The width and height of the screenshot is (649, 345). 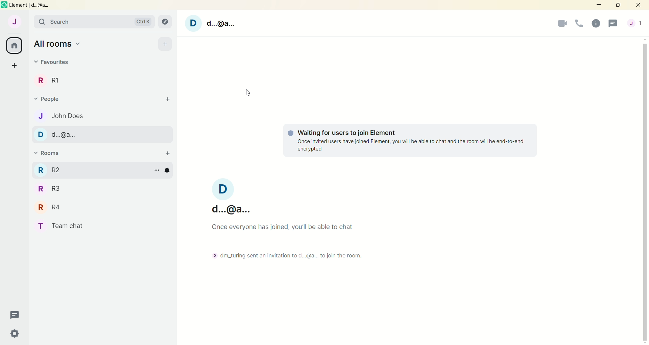 I want to click on R R3, so click(x=51, y=191).